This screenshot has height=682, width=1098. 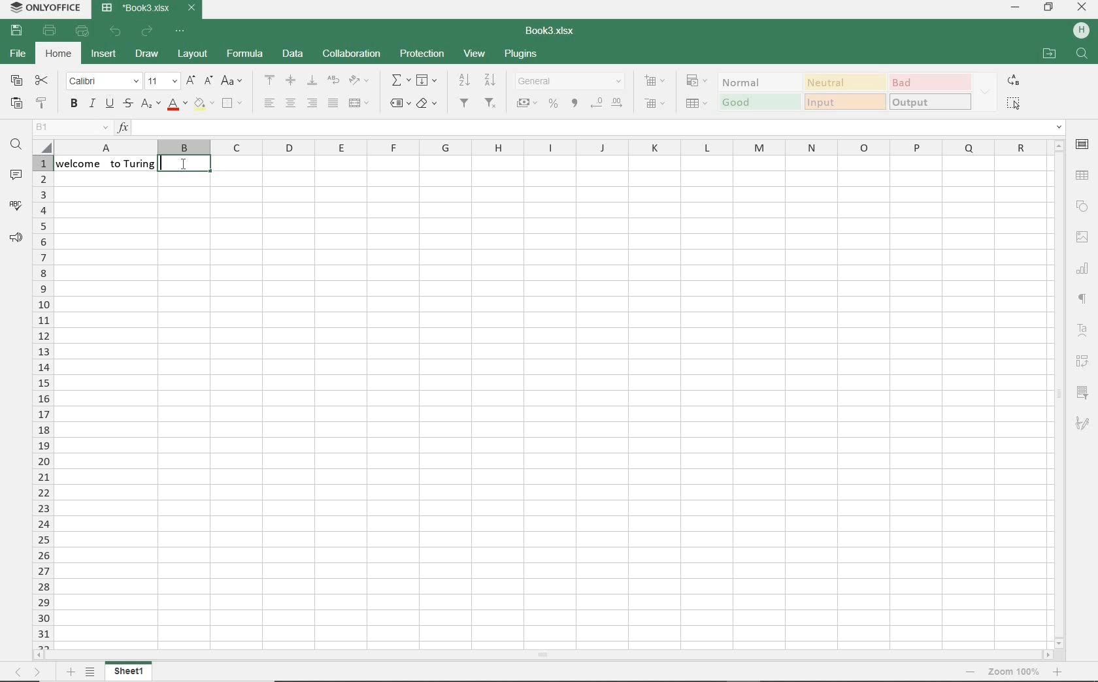 What do you see at coordinates (490, 80) in the screenshot?
I see `sort descending` at bounding box center [490, 80].